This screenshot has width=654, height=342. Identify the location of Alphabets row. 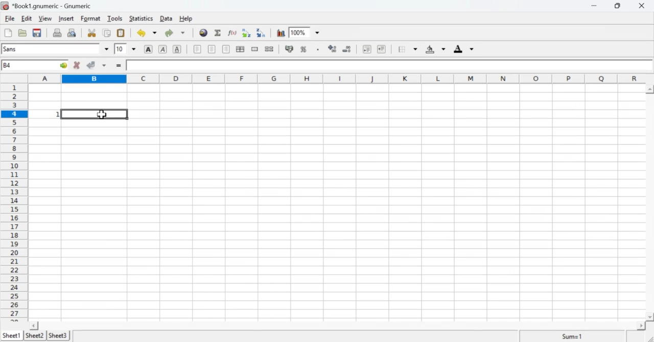
(338, 78).